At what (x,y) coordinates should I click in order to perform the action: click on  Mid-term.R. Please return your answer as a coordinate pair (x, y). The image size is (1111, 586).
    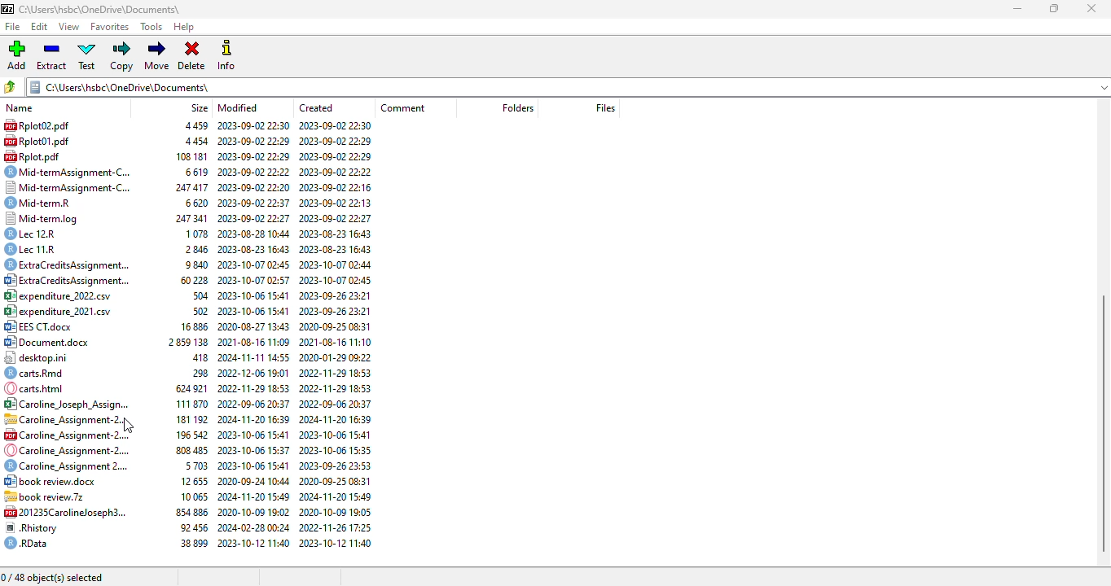
    Looking at the image, I should click on (48, 201).